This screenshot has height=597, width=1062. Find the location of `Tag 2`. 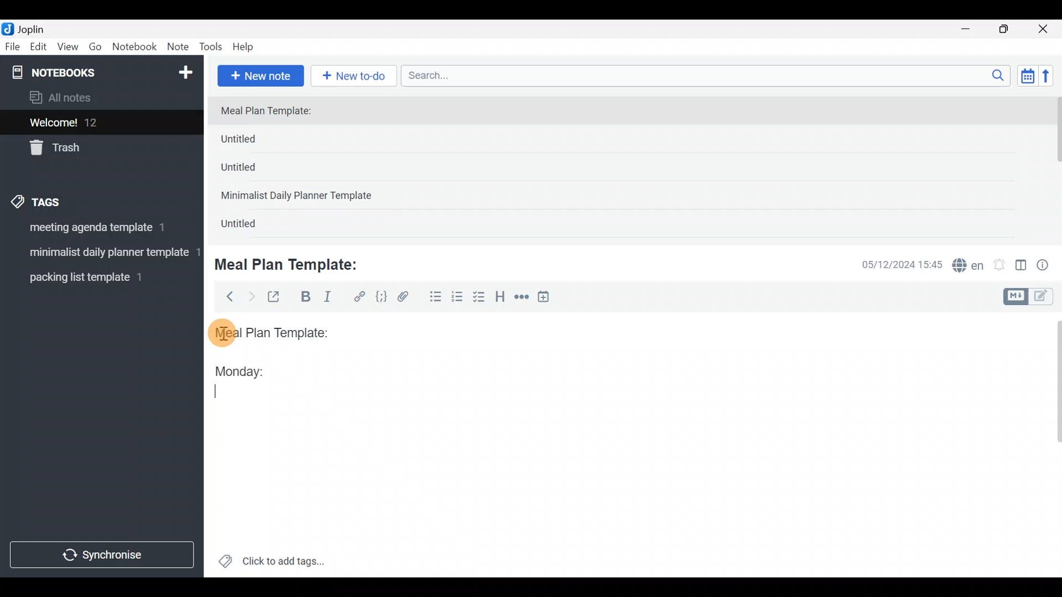

Tag 2 is located at coordinates (101, 254).